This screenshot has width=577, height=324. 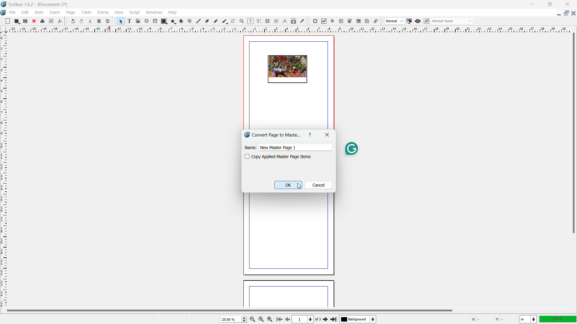 I want to click on text frame, so click(x=130, y=21).